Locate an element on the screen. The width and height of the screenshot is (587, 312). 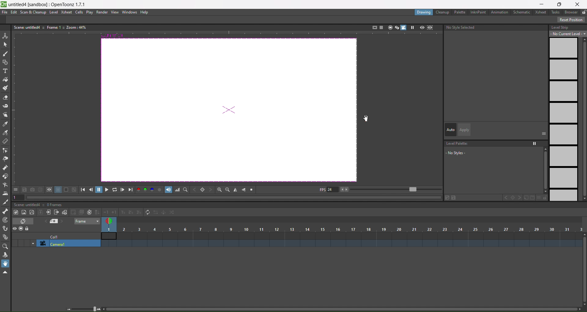
safe area is located at coordinates (374, 27).